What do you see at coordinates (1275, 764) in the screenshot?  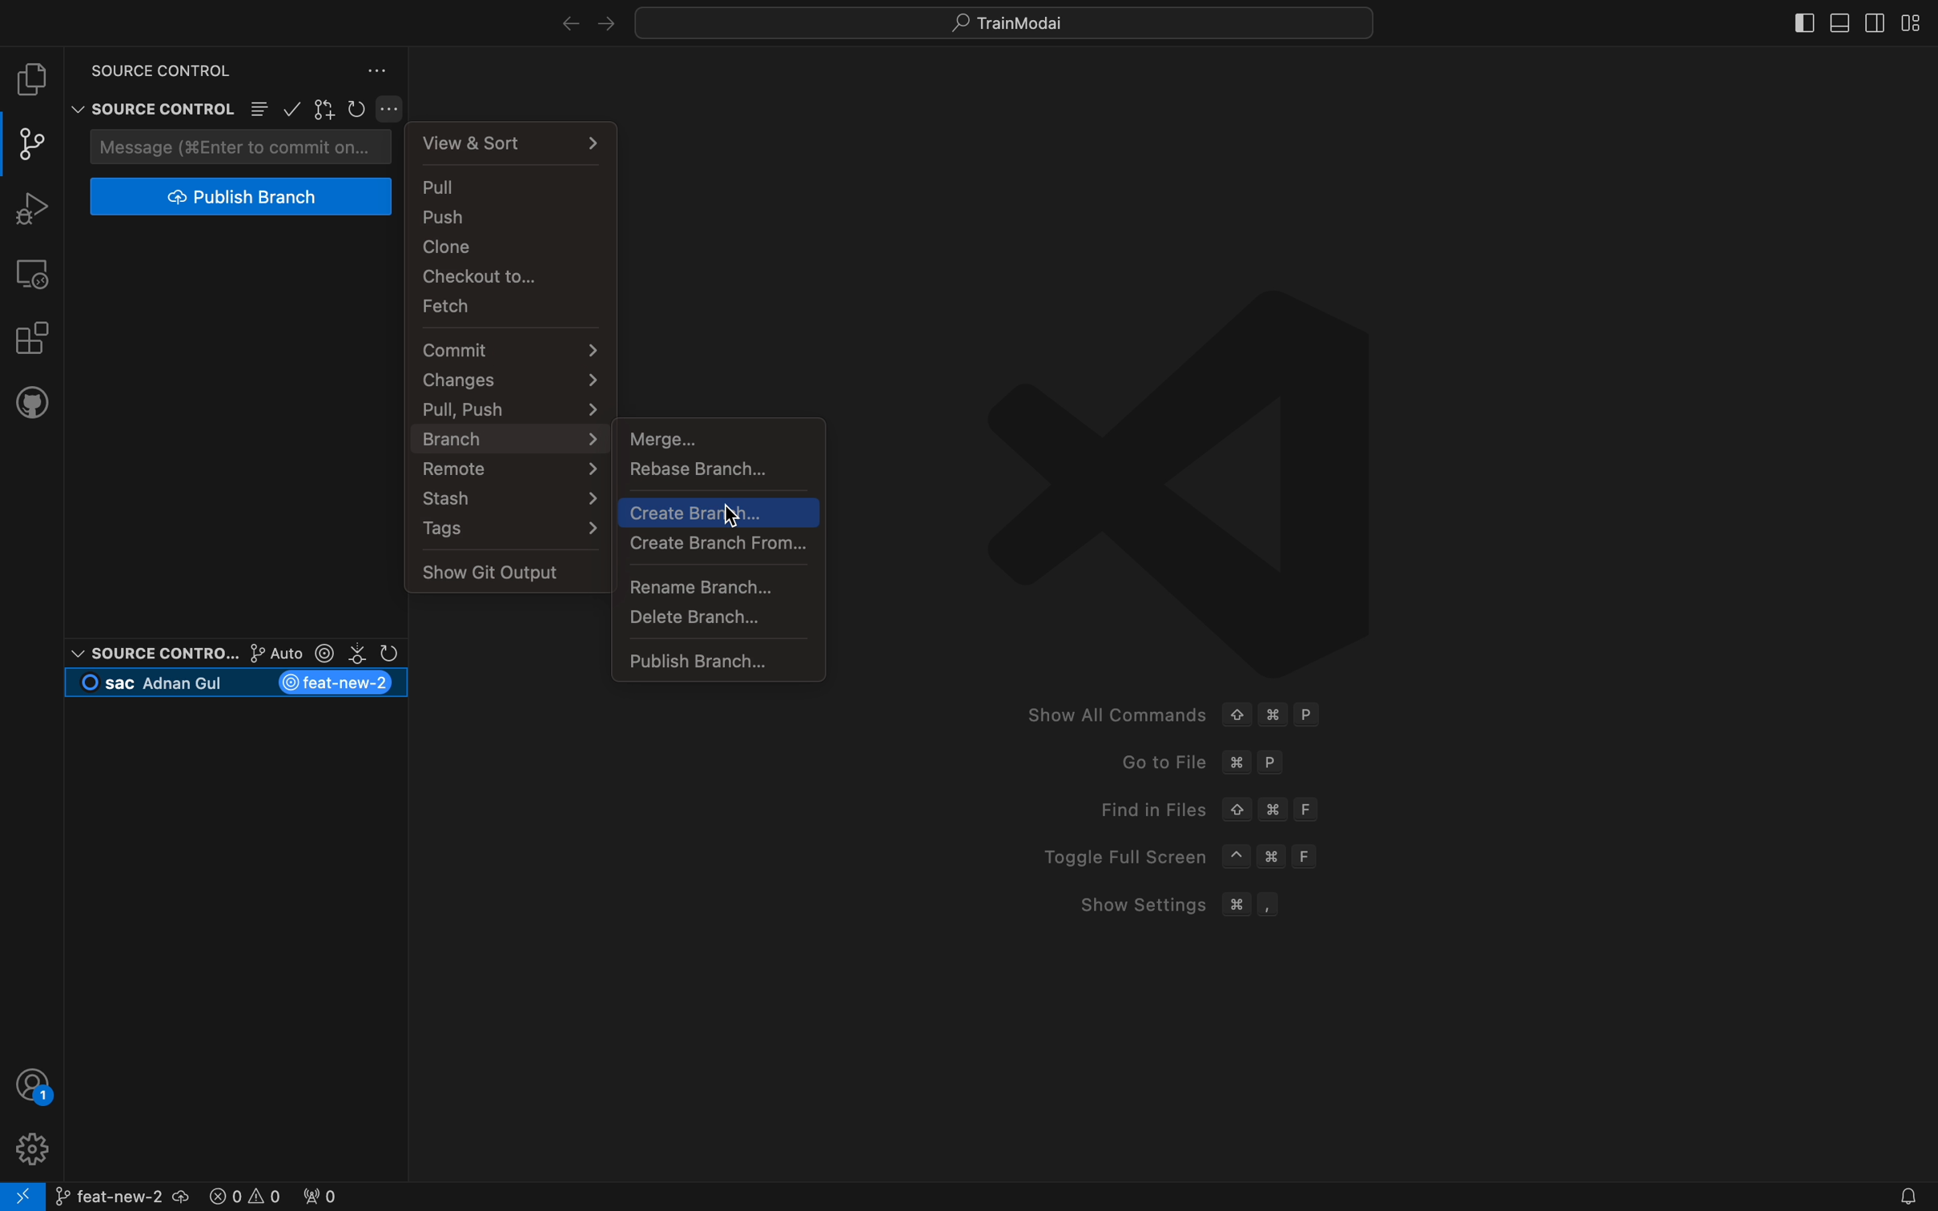 I see `P` at bounding box center [1275, 764].